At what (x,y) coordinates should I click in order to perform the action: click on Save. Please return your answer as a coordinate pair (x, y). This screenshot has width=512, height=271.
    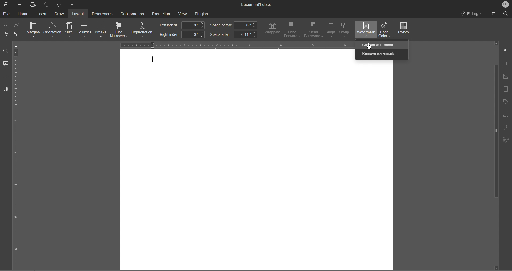
    Looking at the image, I should click on (6, 4).